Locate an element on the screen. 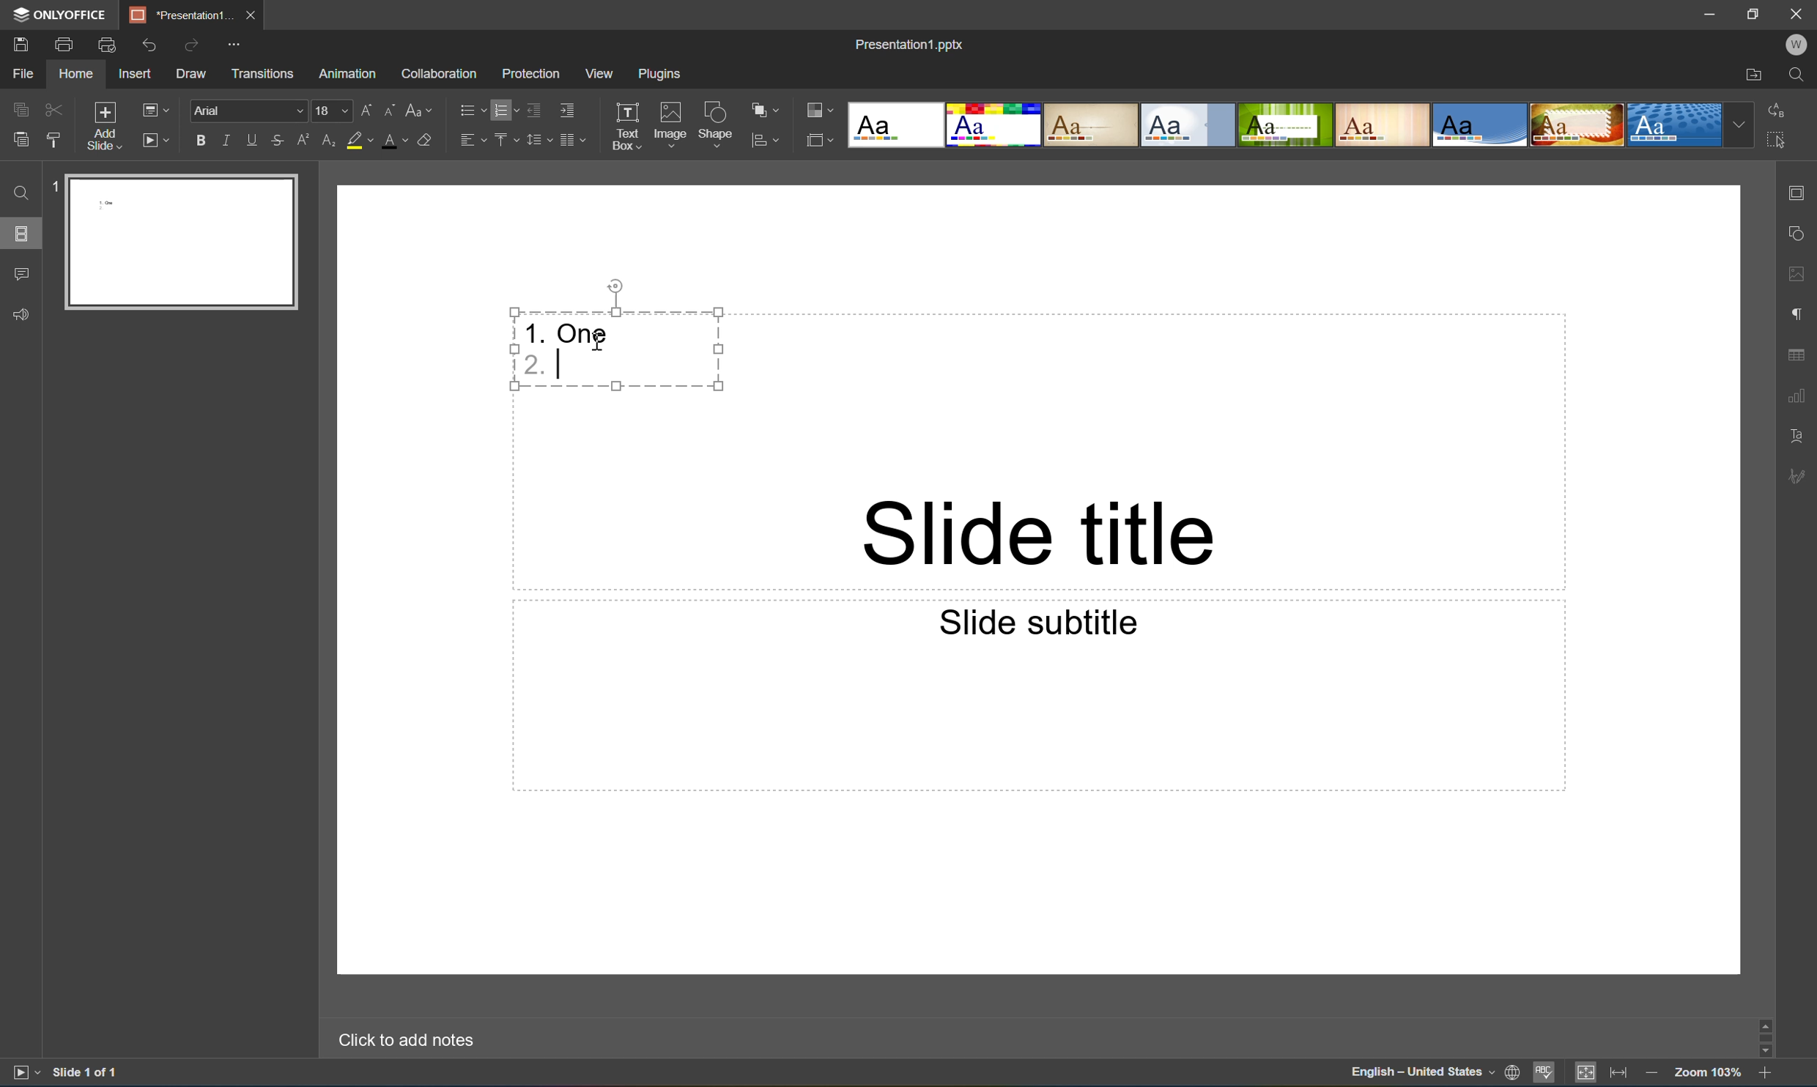  Numebring is located at coordinates (507, 109).